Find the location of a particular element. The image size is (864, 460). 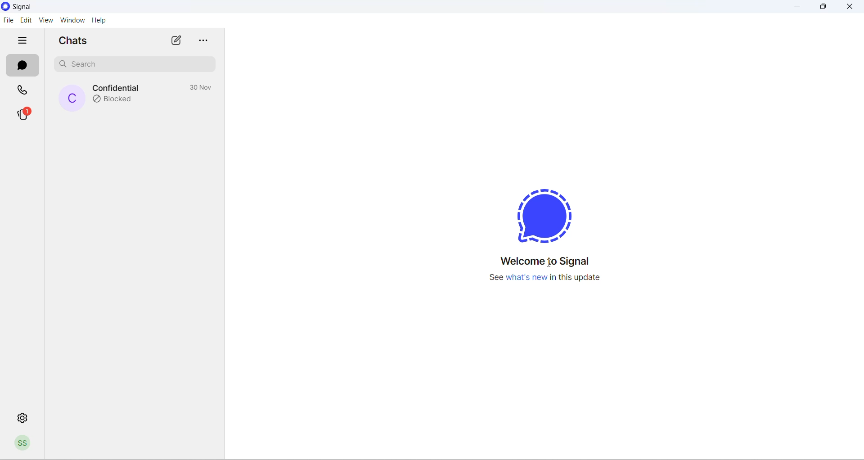

settings is located at coordinates (25, 420).